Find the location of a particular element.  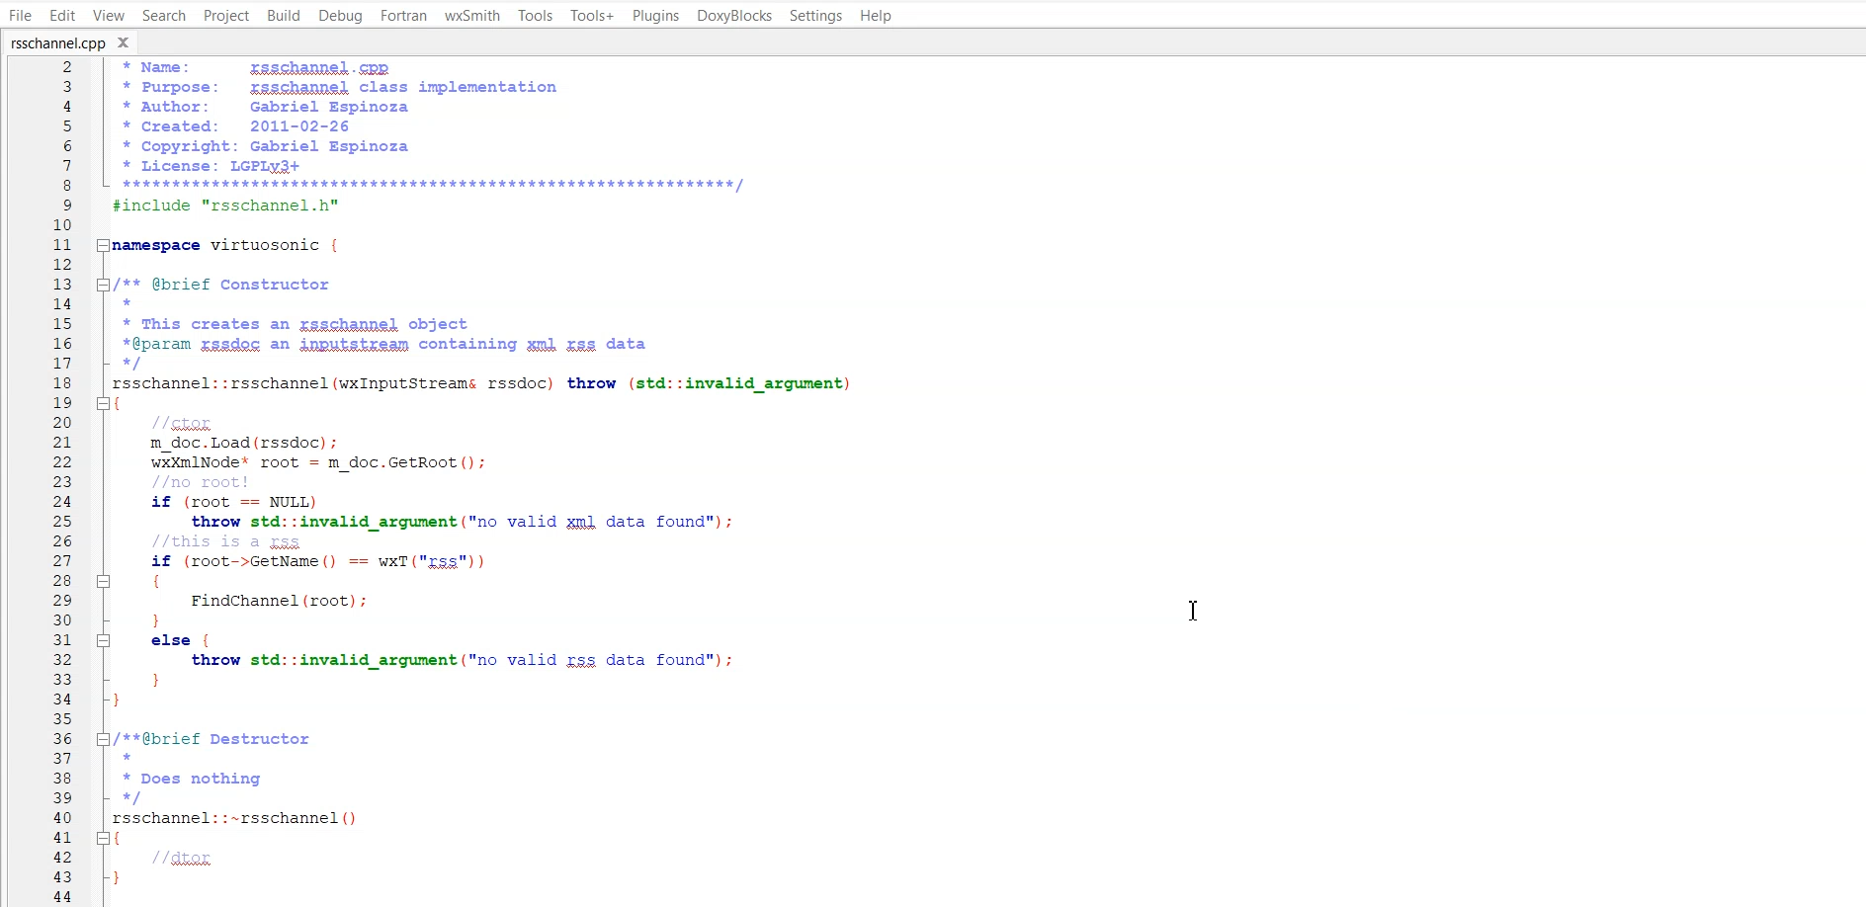

Text Cursor is located at coordinates (1195, 611).